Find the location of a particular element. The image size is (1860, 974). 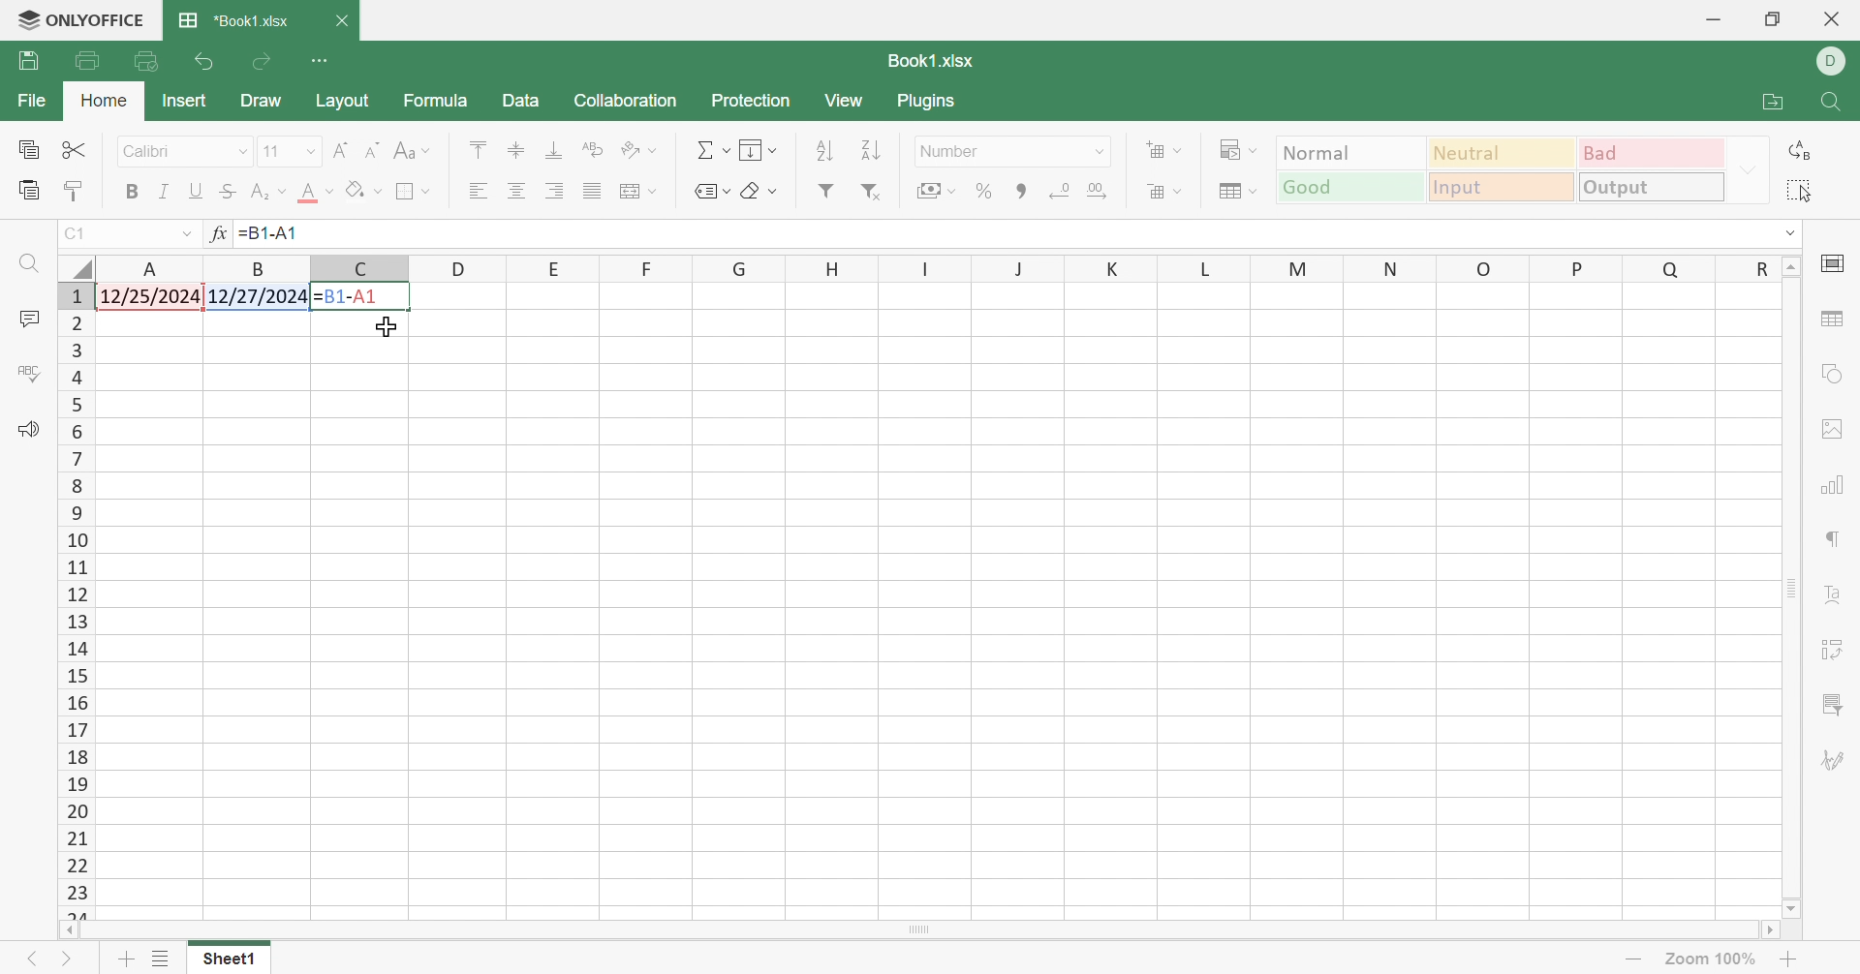

Insert cells is located at coordinates (1167, 150).